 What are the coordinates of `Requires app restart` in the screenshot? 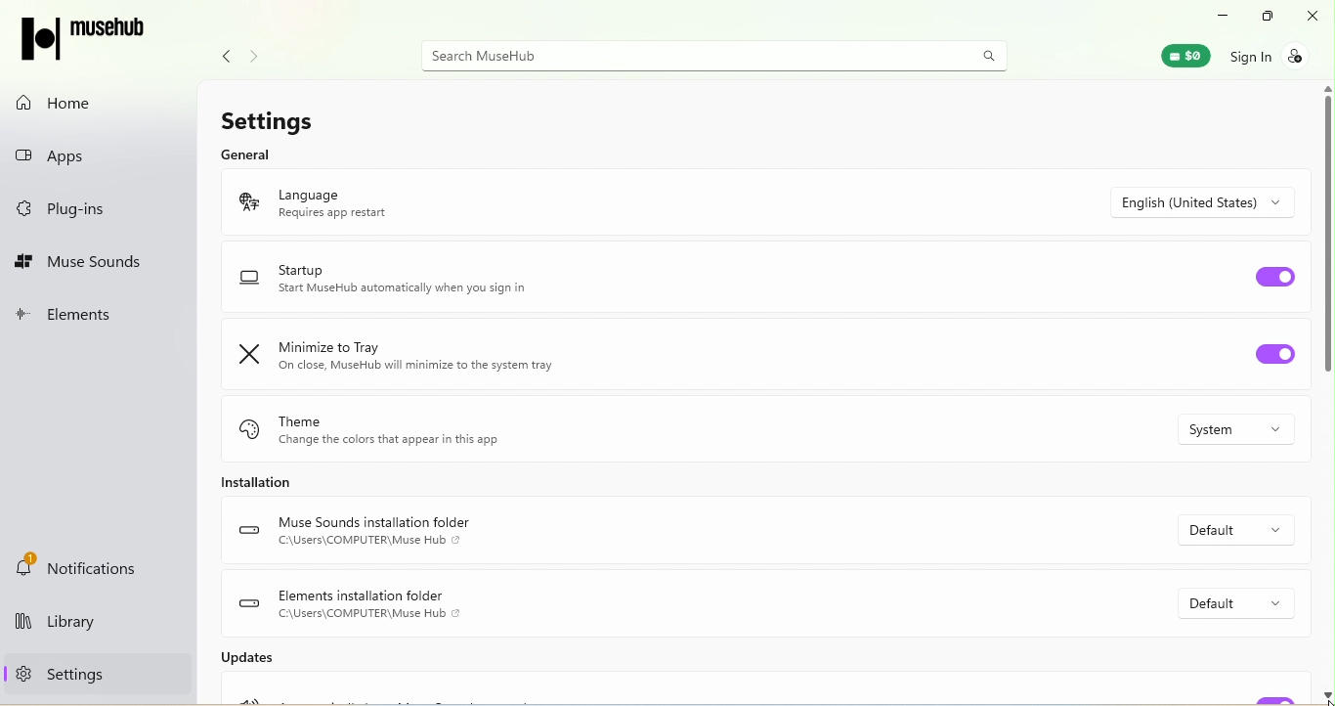 It's located at (330, 214).